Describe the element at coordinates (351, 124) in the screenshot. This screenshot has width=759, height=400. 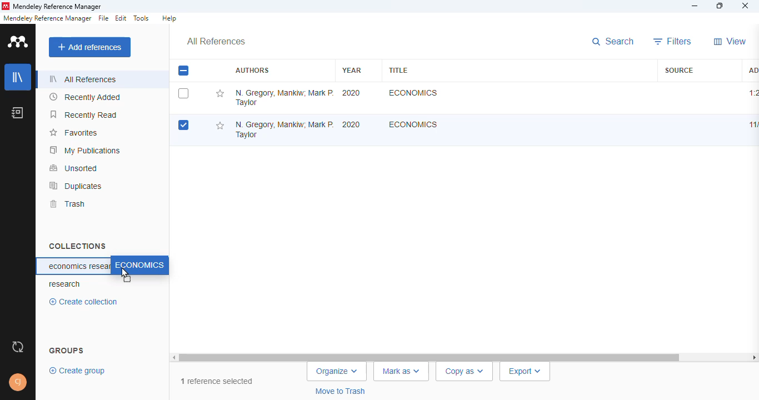
I see `2020` at that location.